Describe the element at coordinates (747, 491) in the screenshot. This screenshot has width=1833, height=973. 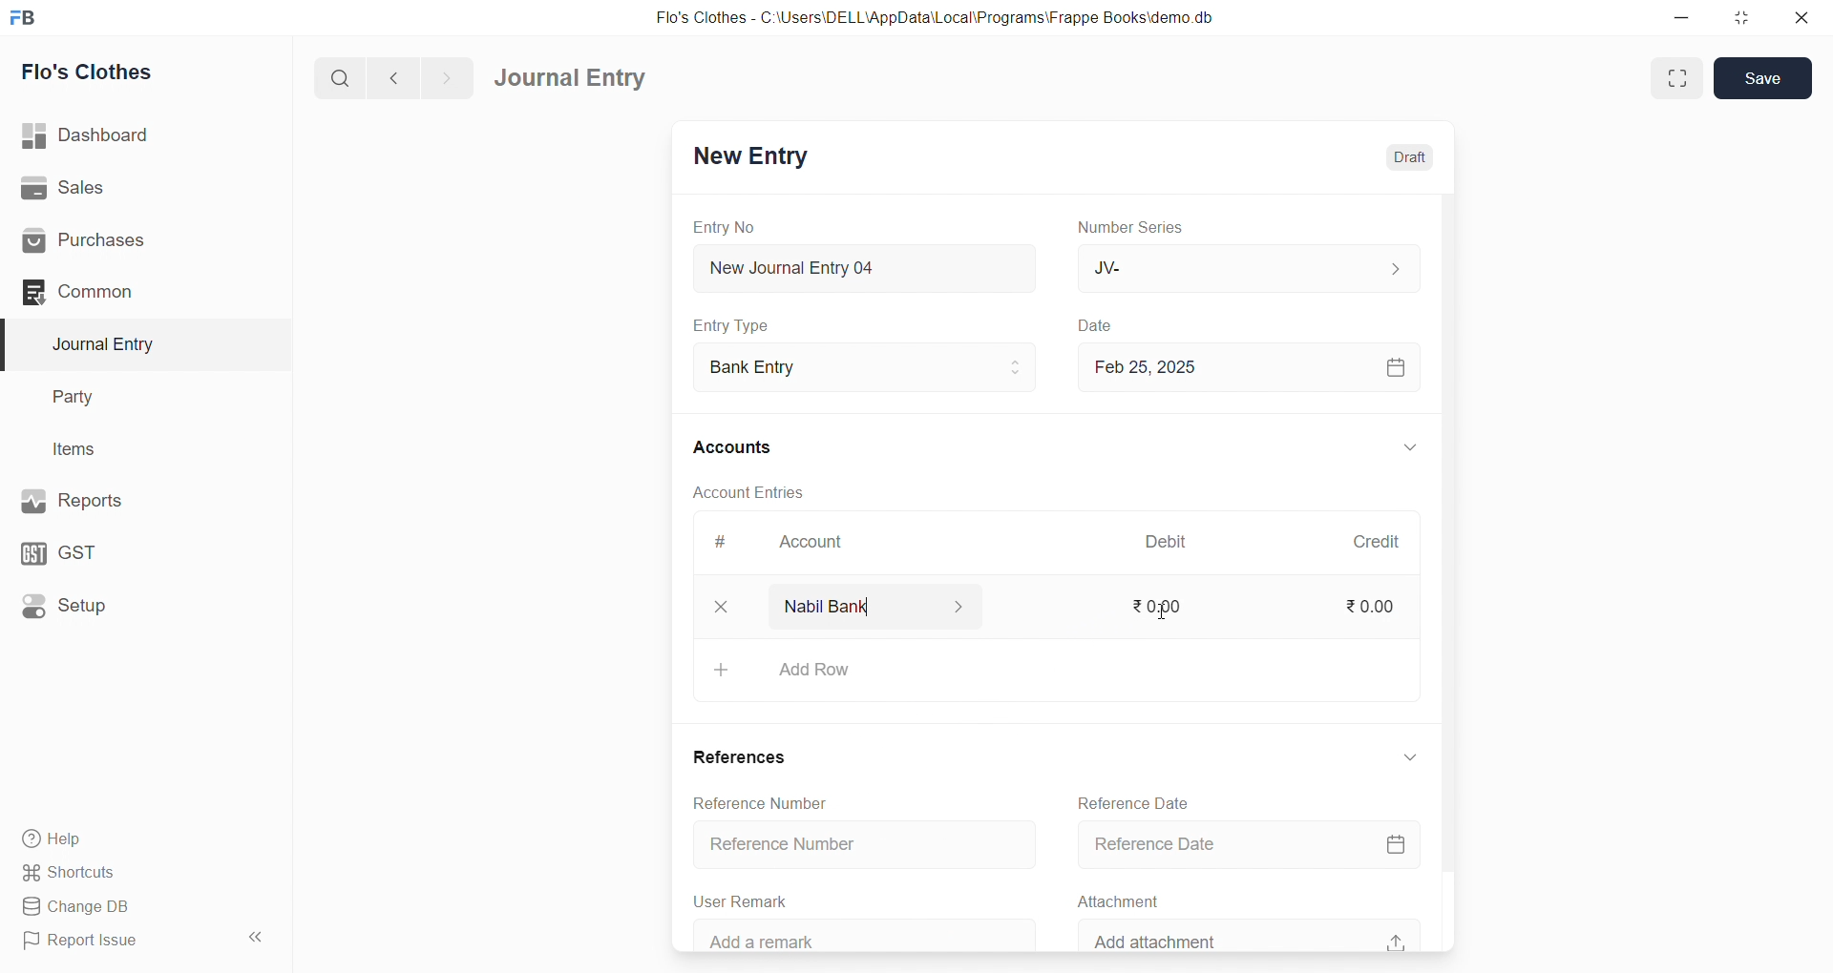
I see `Account Entries` at that location.